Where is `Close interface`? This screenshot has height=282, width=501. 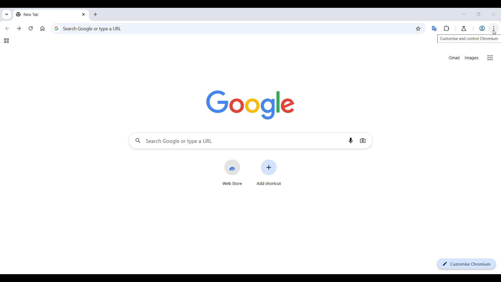 Close interface is located at coordinates (494, 14).